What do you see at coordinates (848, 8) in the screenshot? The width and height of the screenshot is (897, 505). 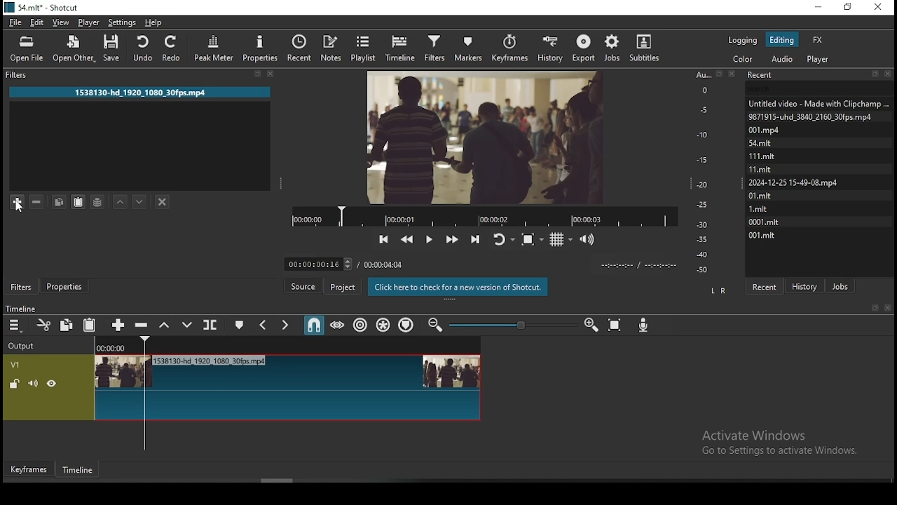 I see `restore` at bounding box center [848, 8].